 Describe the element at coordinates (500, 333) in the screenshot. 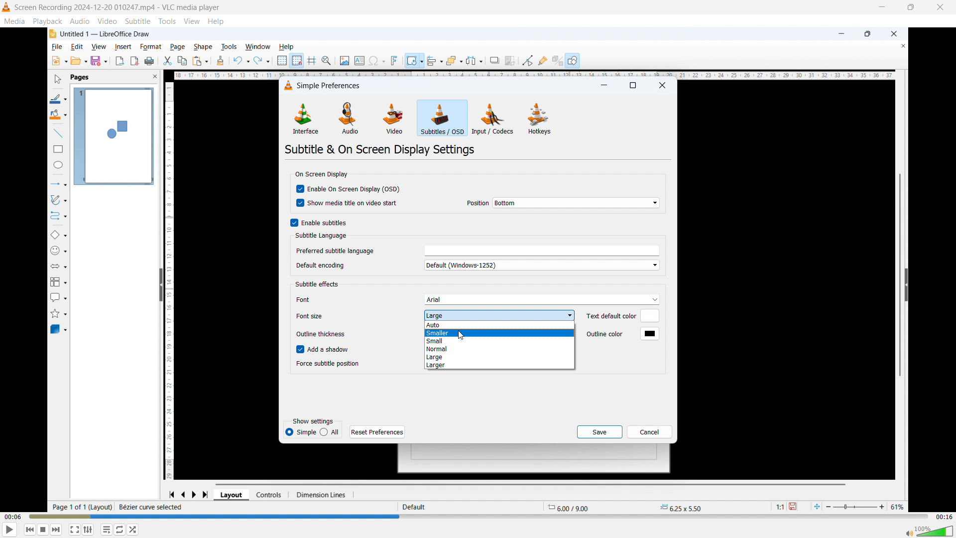

I see `Smaller ` at that location.